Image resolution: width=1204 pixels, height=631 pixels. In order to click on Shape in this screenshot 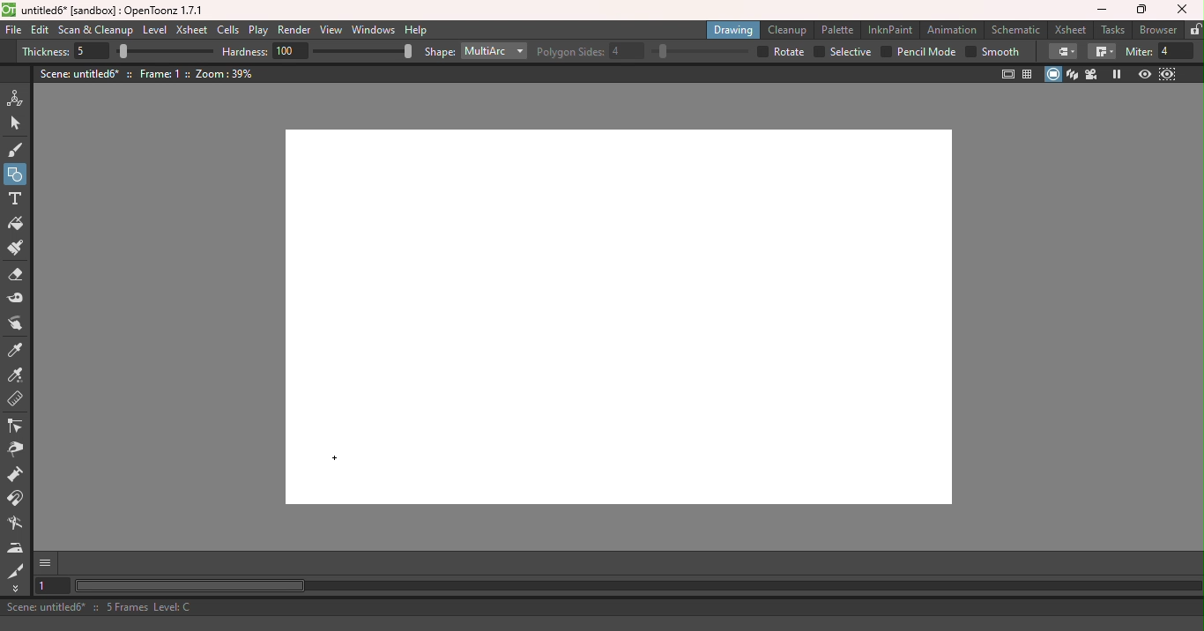, I will do `click(438, 53)`.